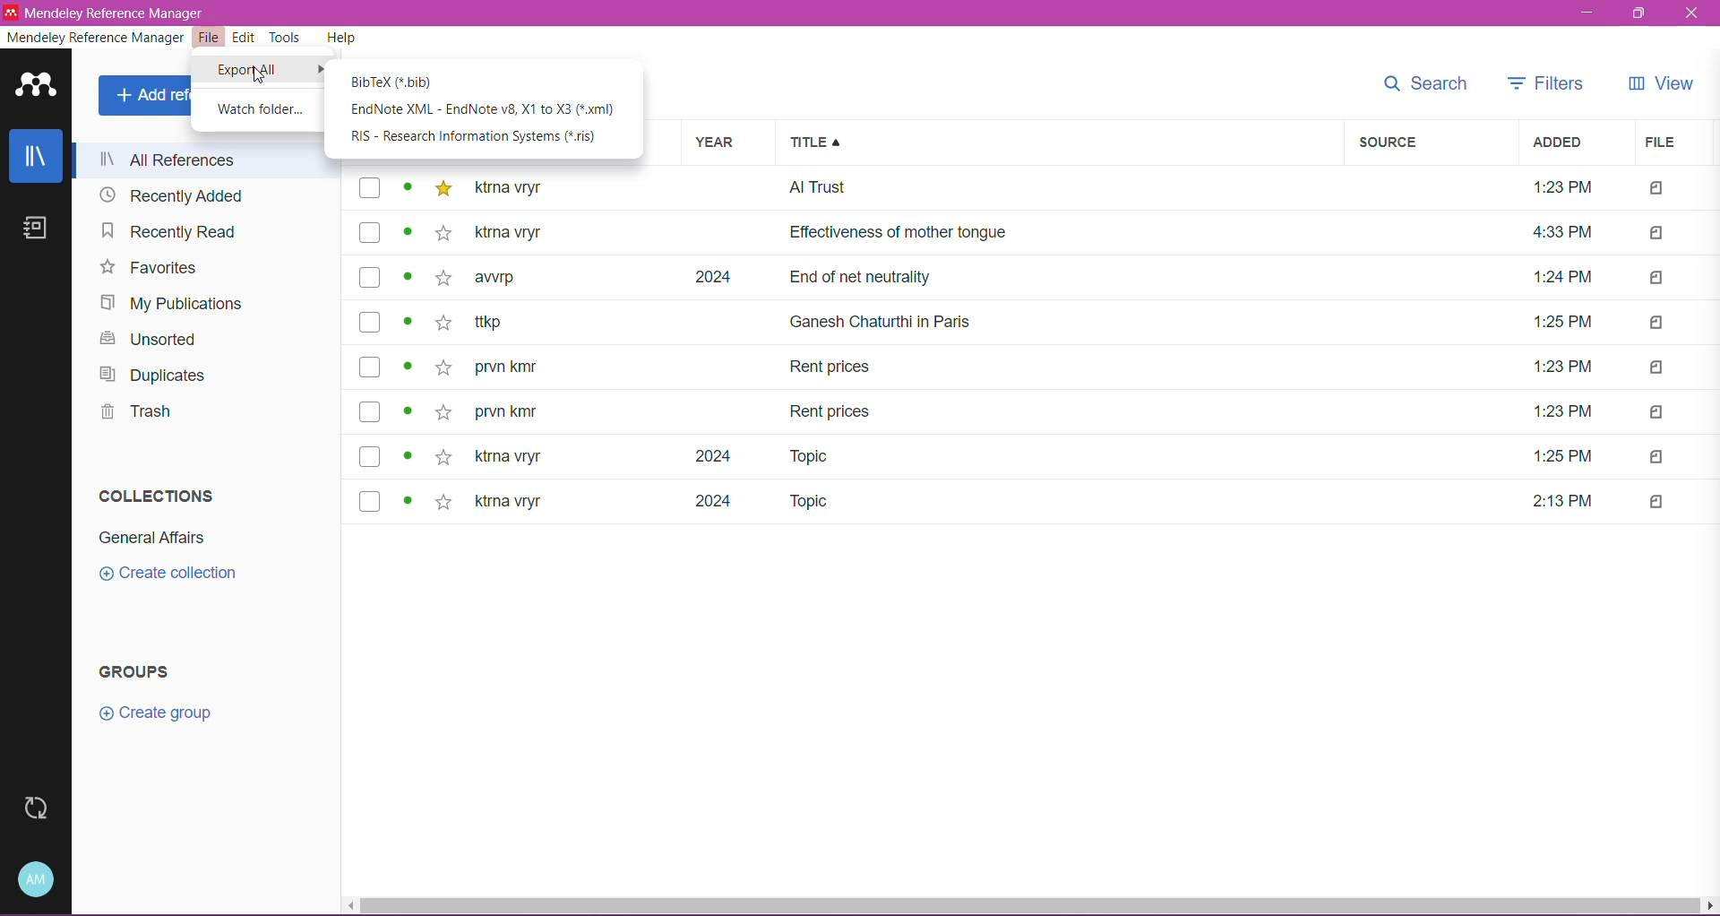  Describe the element at coordinates (1036, 367) in the screenshot. I see `prvn kmr Rent prices 1:23 PM` at that location.